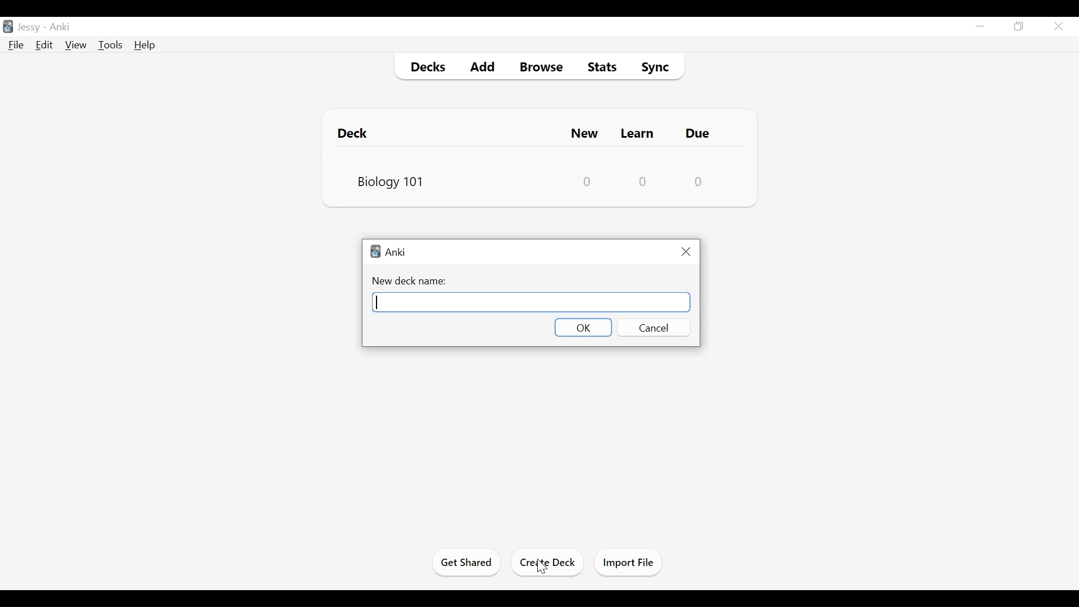 This screenshot has width=1079, height=607. I want to click on Anki, so click(63, 27).